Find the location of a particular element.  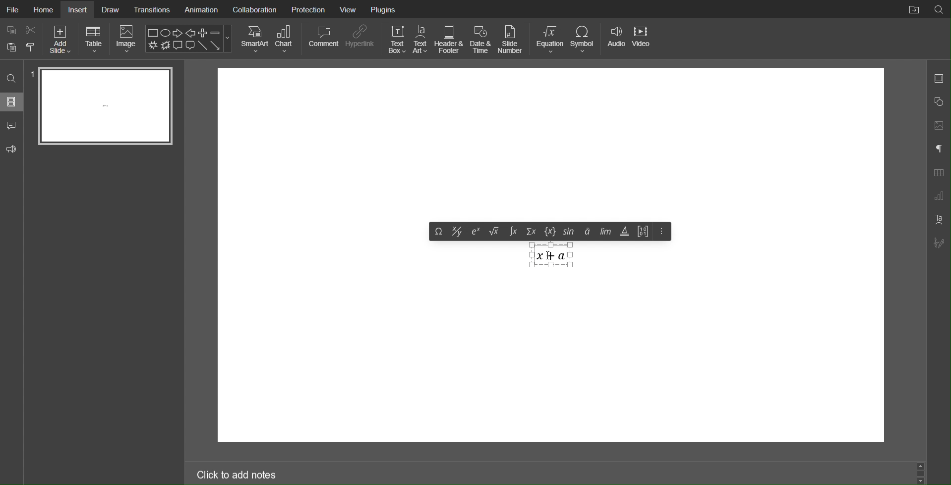

Symbols is located at coordinates (438, 231).